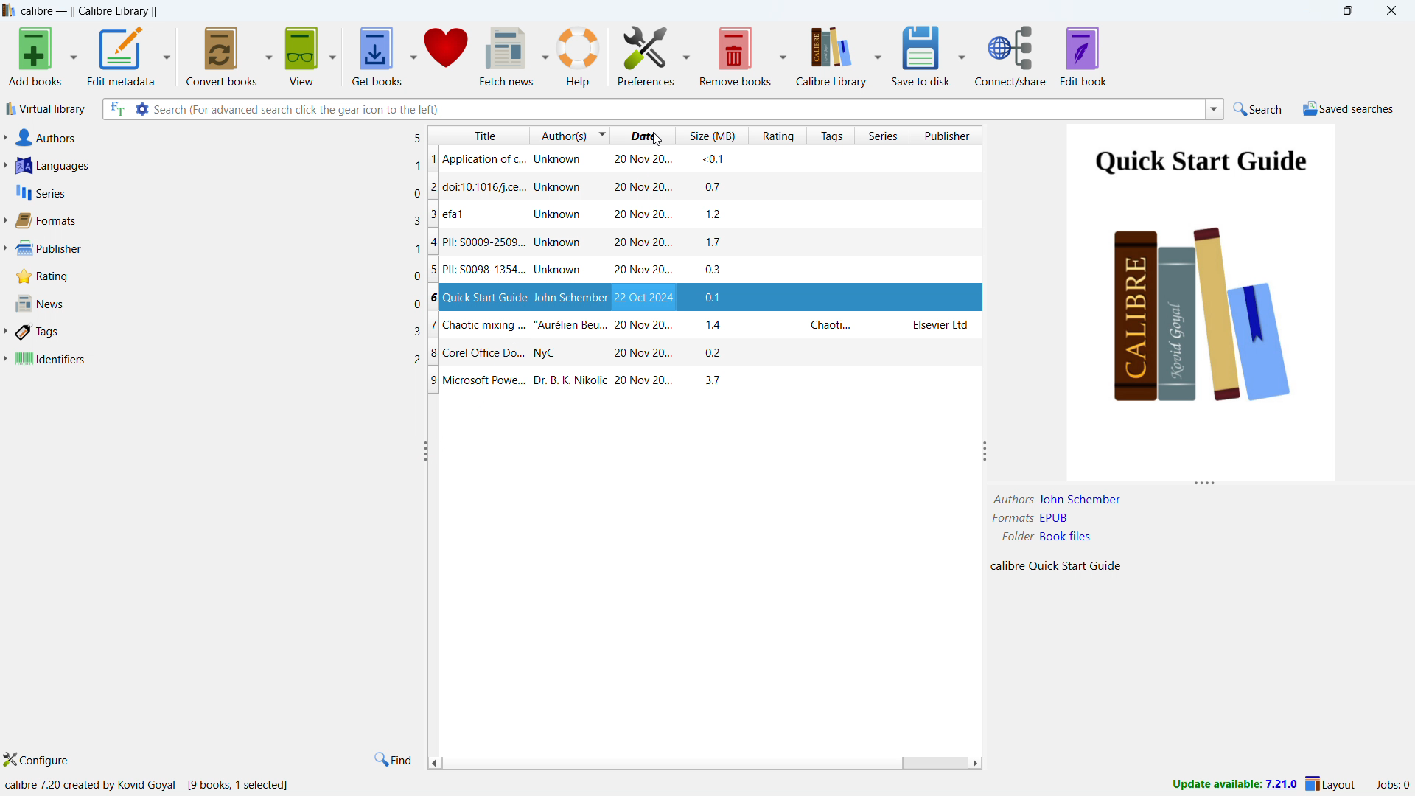 The height and width of the screenshot is (796, 1415). What do you see at coordinates (38, 760) in the screenshot?
I see `configure` at bounding box center [38, 760].